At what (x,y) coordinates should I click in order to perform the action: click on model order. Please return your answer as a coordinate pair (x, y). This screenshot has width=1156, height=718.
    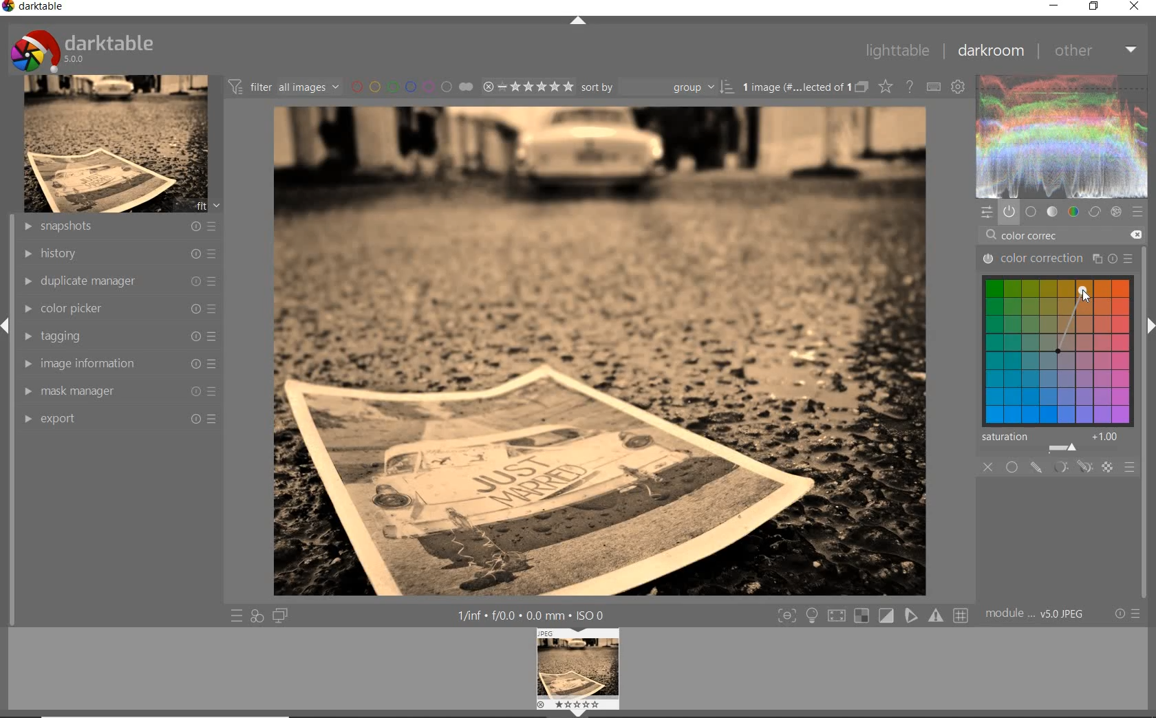
    Looking at the image, I should click on (1036, 615).